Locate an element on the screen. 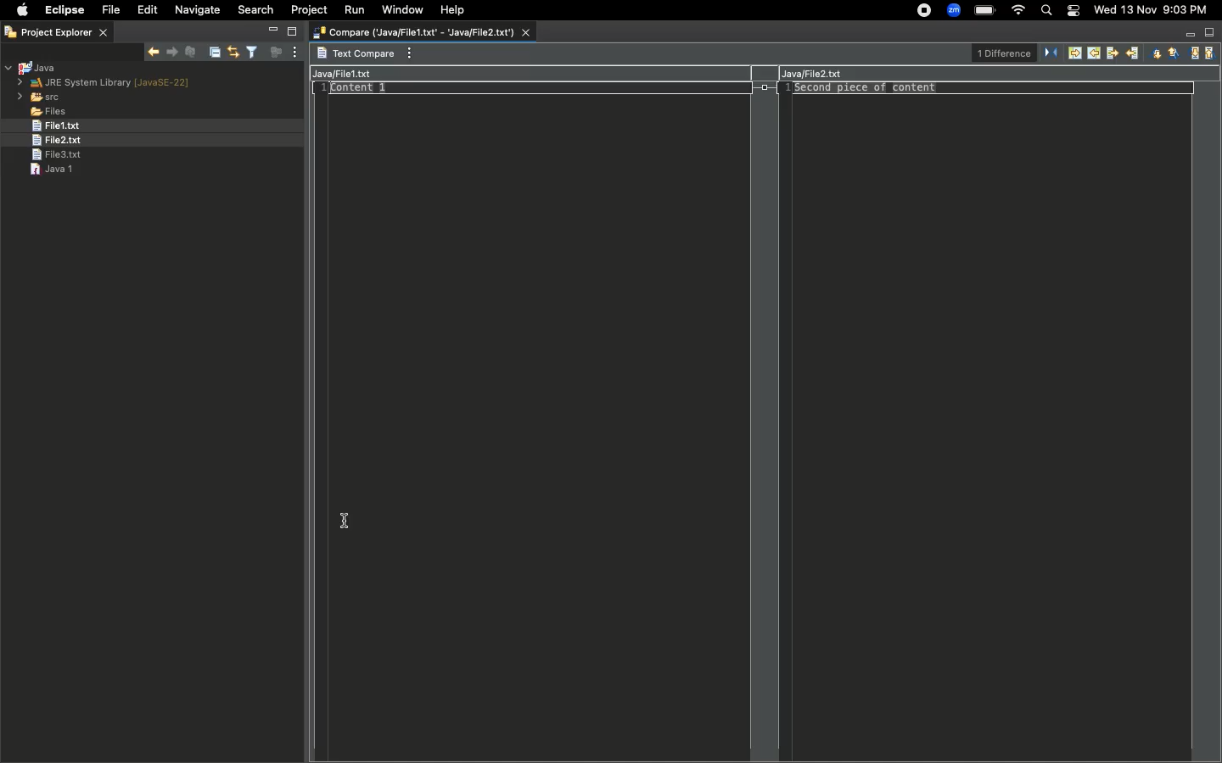 Image resolution: width=1222 pixels, height=763 pixels. Maximize is located at coordinates (1208, 33).